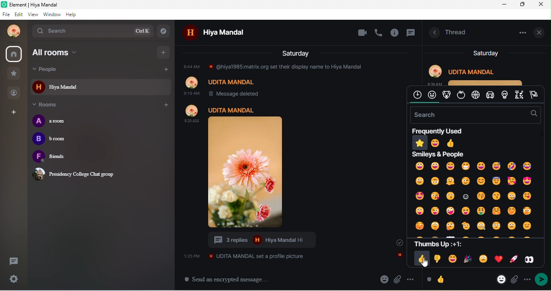 This screenshot has height=291, width=551. I want to click on send button, so click(542, 280).